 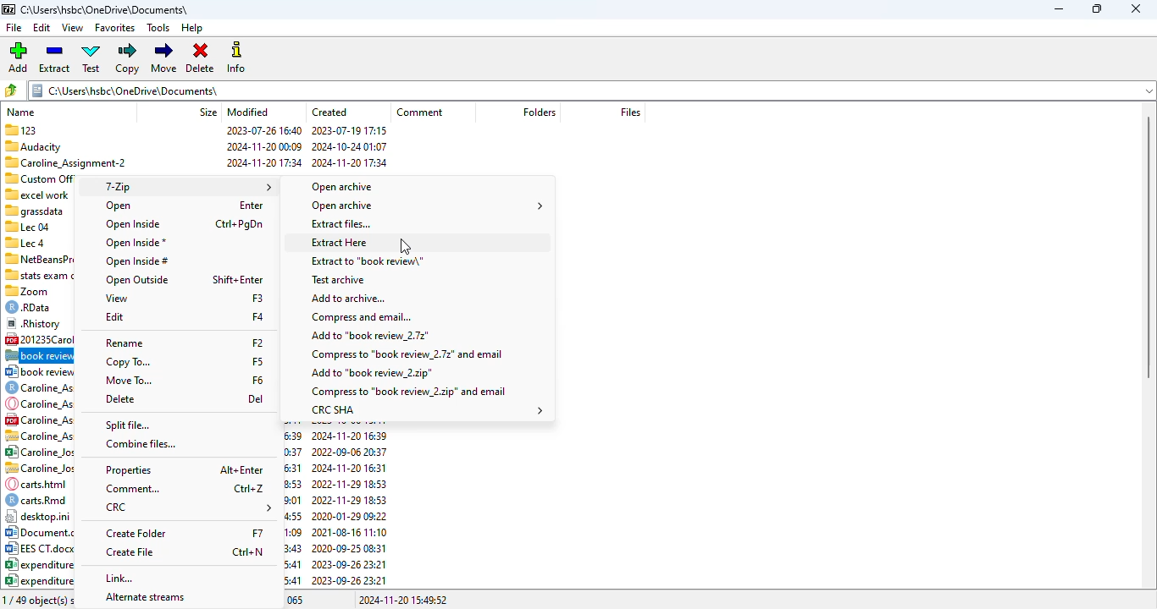 I want to click on info, so click(x=237, y=58).